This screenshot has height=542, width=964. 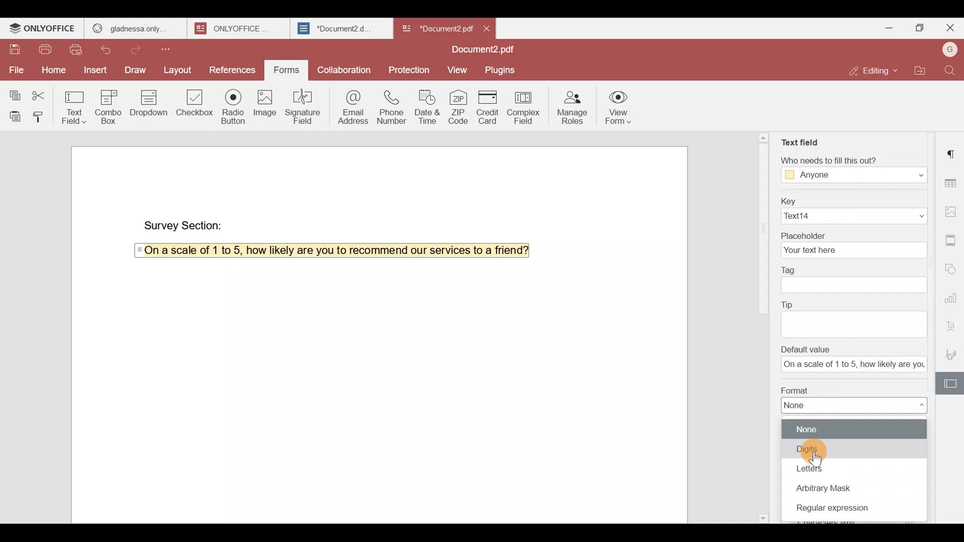 What do you see at coordinates (236, 28) in the screenshot?
I see `ONLYOFFICE` at bounding box center [236, 28].